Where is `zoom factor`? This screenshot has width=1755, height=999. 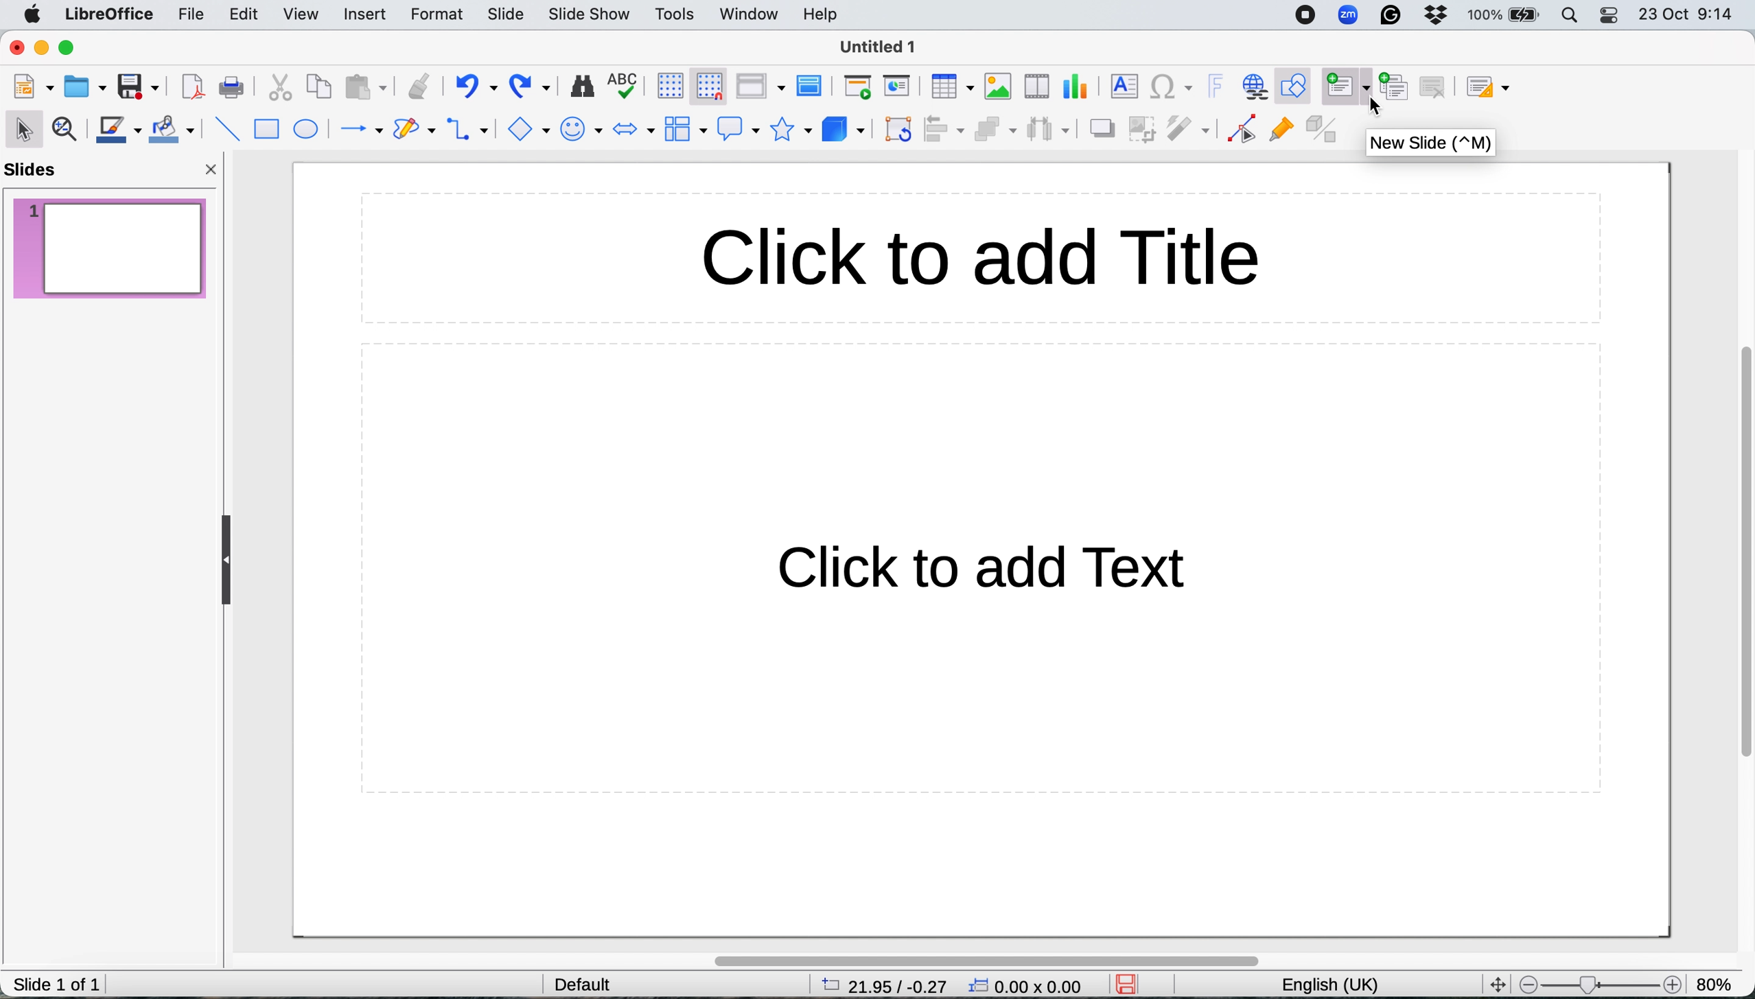
zoom factor is located at coordinates (1720, 982).